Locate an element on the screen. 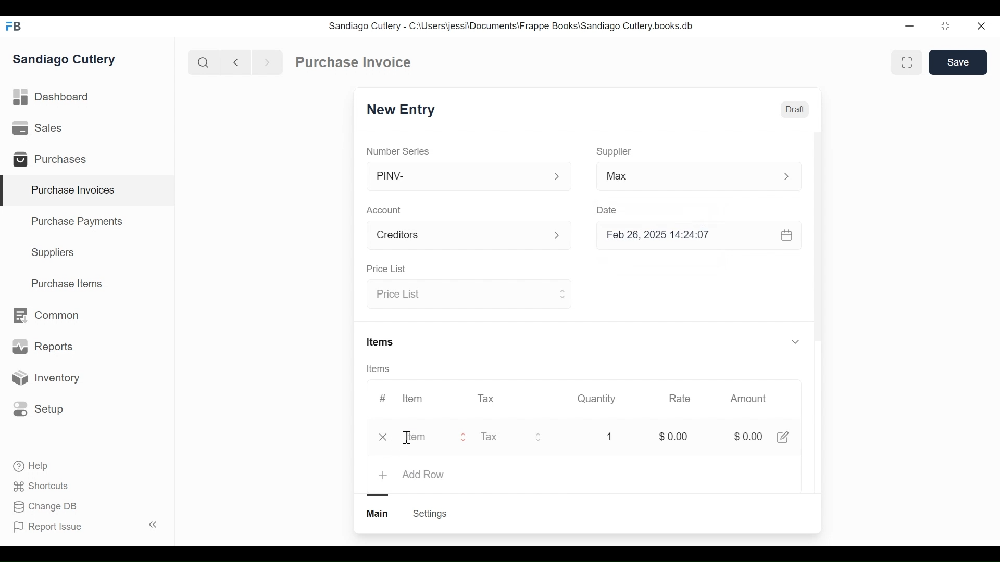 The width and height of the screenshot is (1000, 562). Expand is located at coordinates (464, 438).